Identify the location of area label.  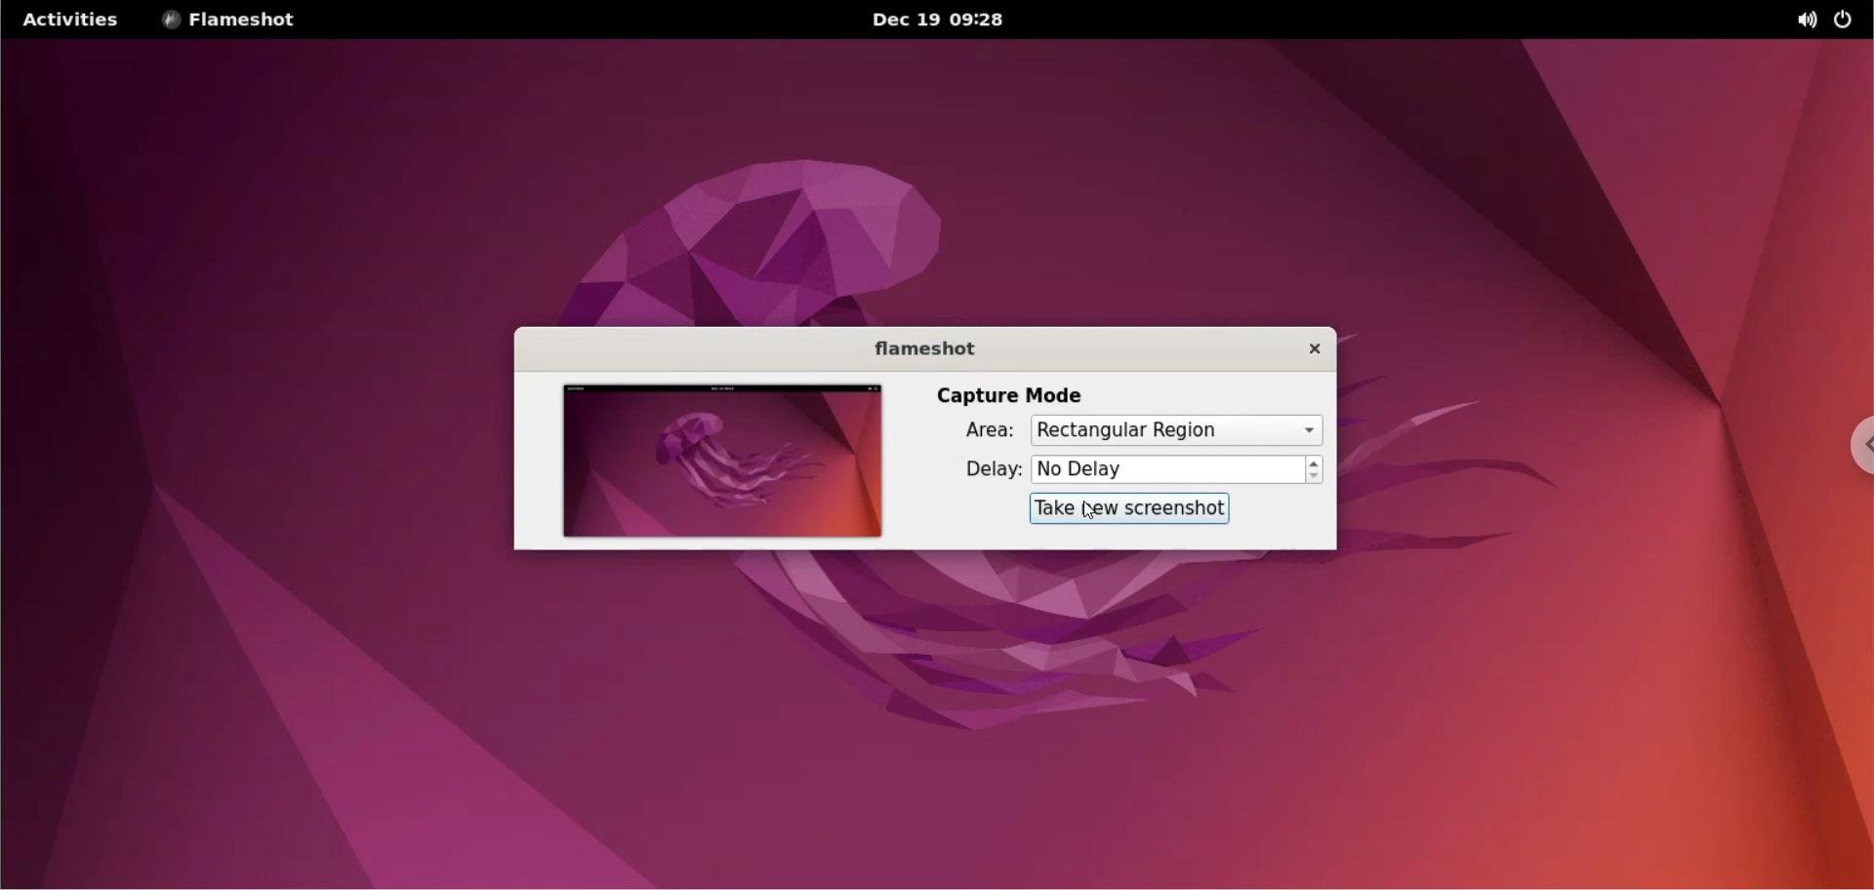
(993, 431).